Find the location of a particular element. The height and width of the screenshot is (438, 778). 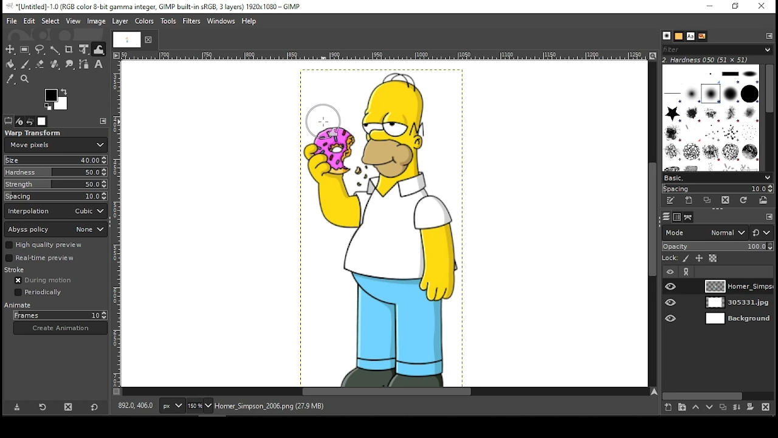

patterns is located at coordinates (679, 36).